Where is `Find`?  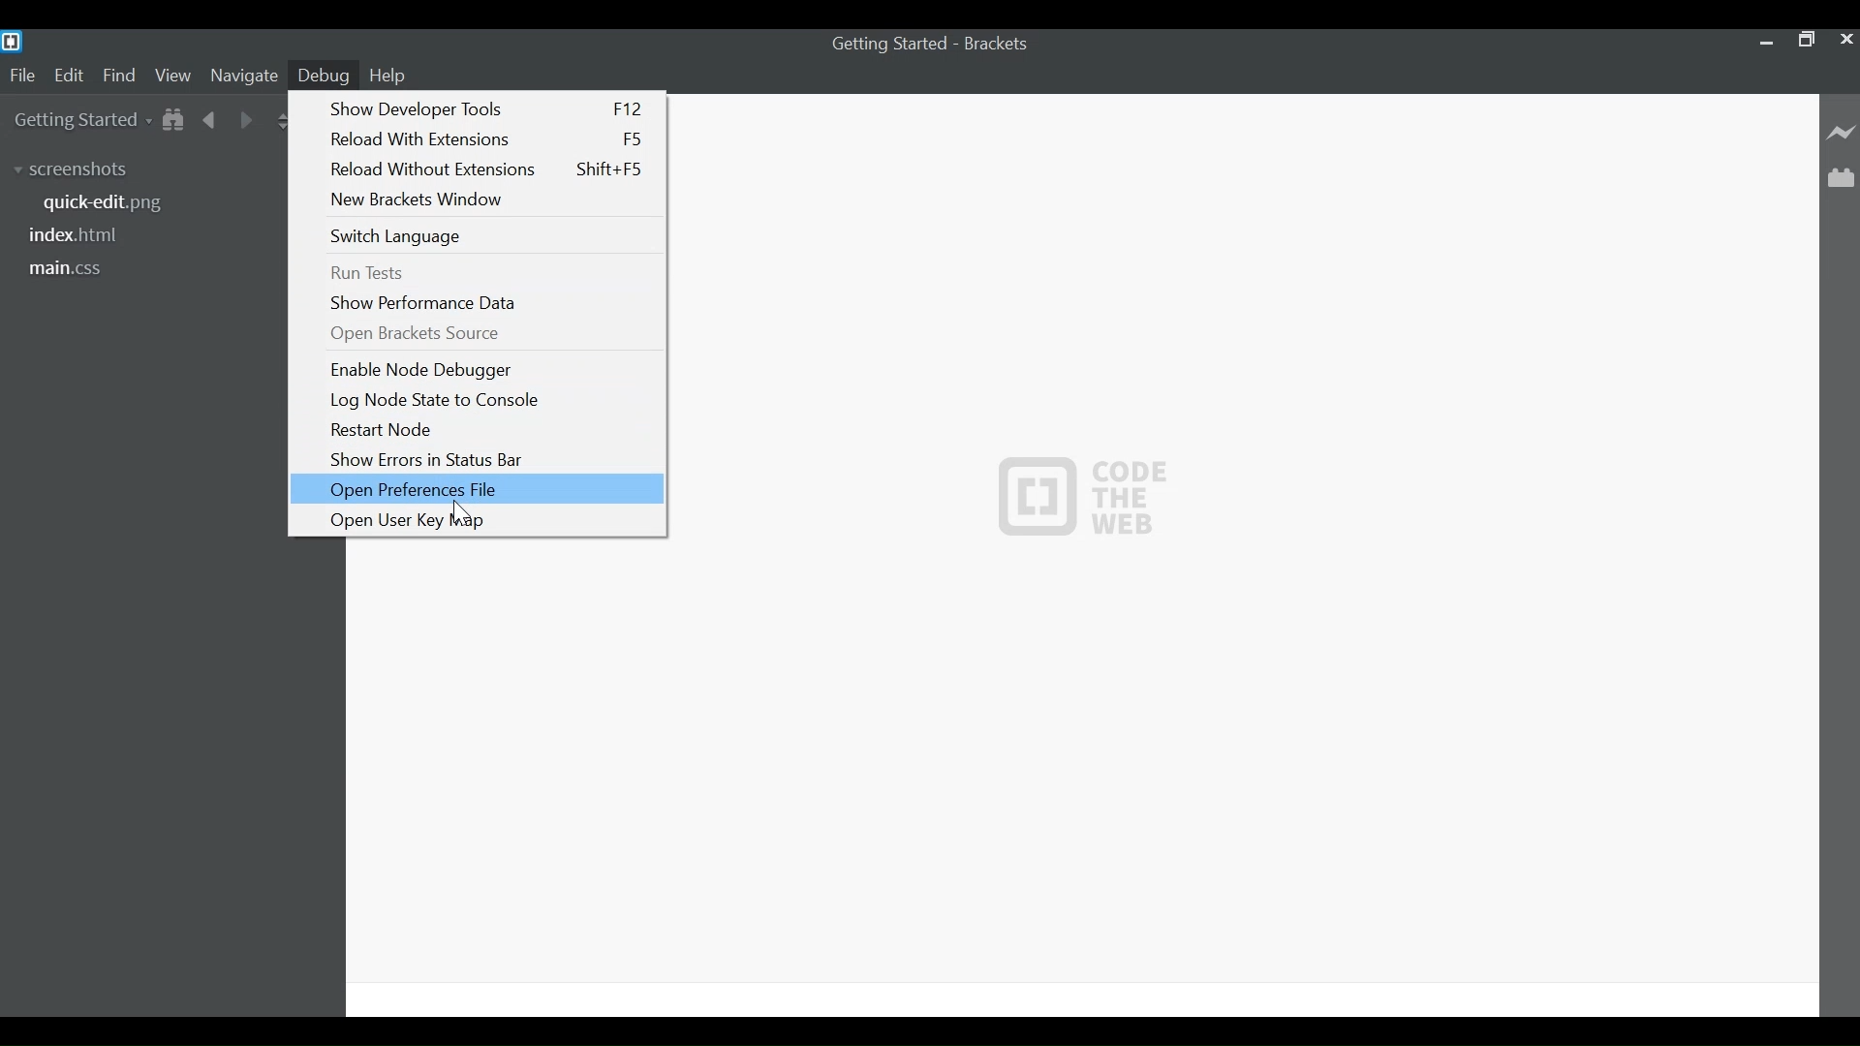 Find is located at coordinates (119, 75).